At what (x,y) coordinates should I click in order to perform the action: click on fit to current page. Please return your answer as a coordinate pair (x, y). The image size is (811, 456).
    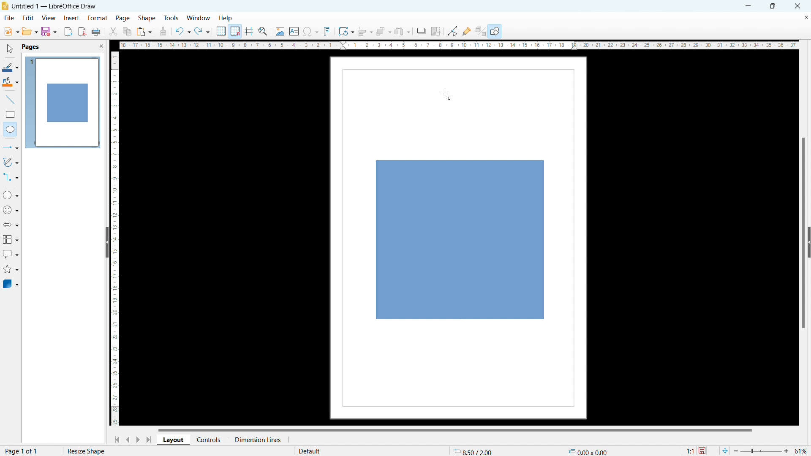
    Looking at the image, I should click on (725, 451).